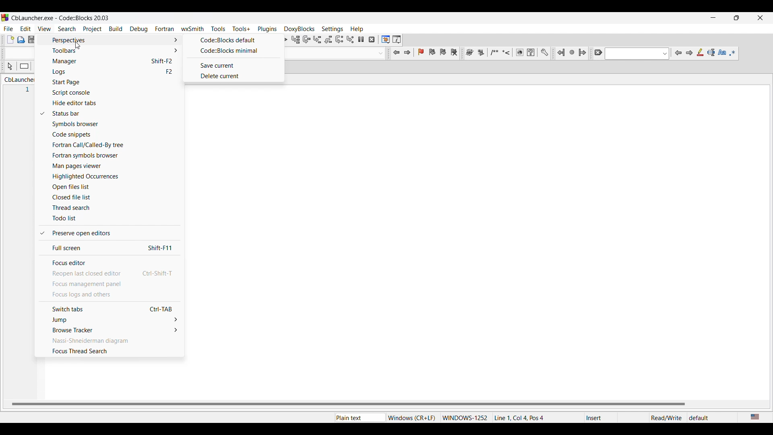 This screenshot has height=435, width=773. What do you see at coordinates (8, 29) in the screenshot?
I see `File menu` at bounding box center [8, 29].